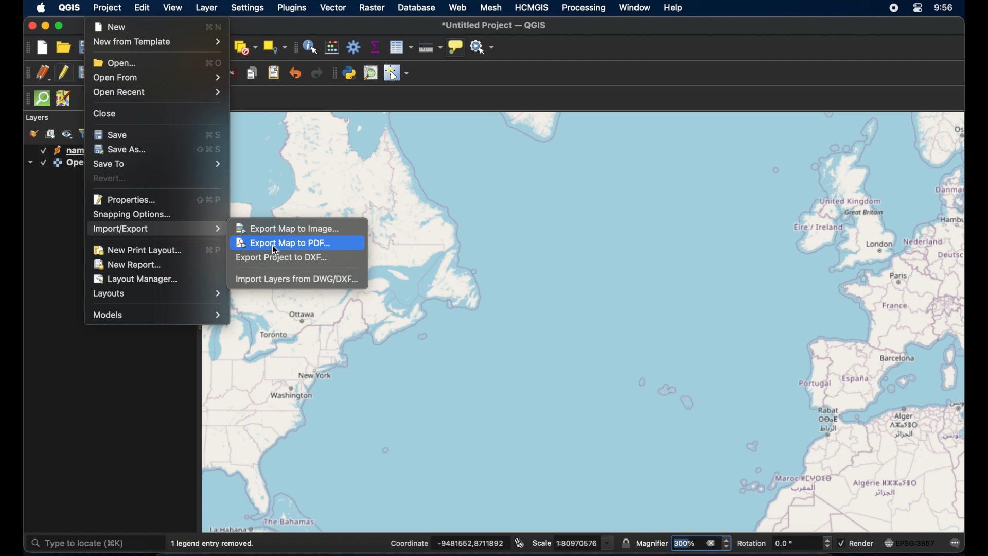 The width and height of the screenshot is (988, 556). What do you see at coordinates (893, 9) in the screenshot?
I see `screen recorder icon` at bounding box center [893, 9].